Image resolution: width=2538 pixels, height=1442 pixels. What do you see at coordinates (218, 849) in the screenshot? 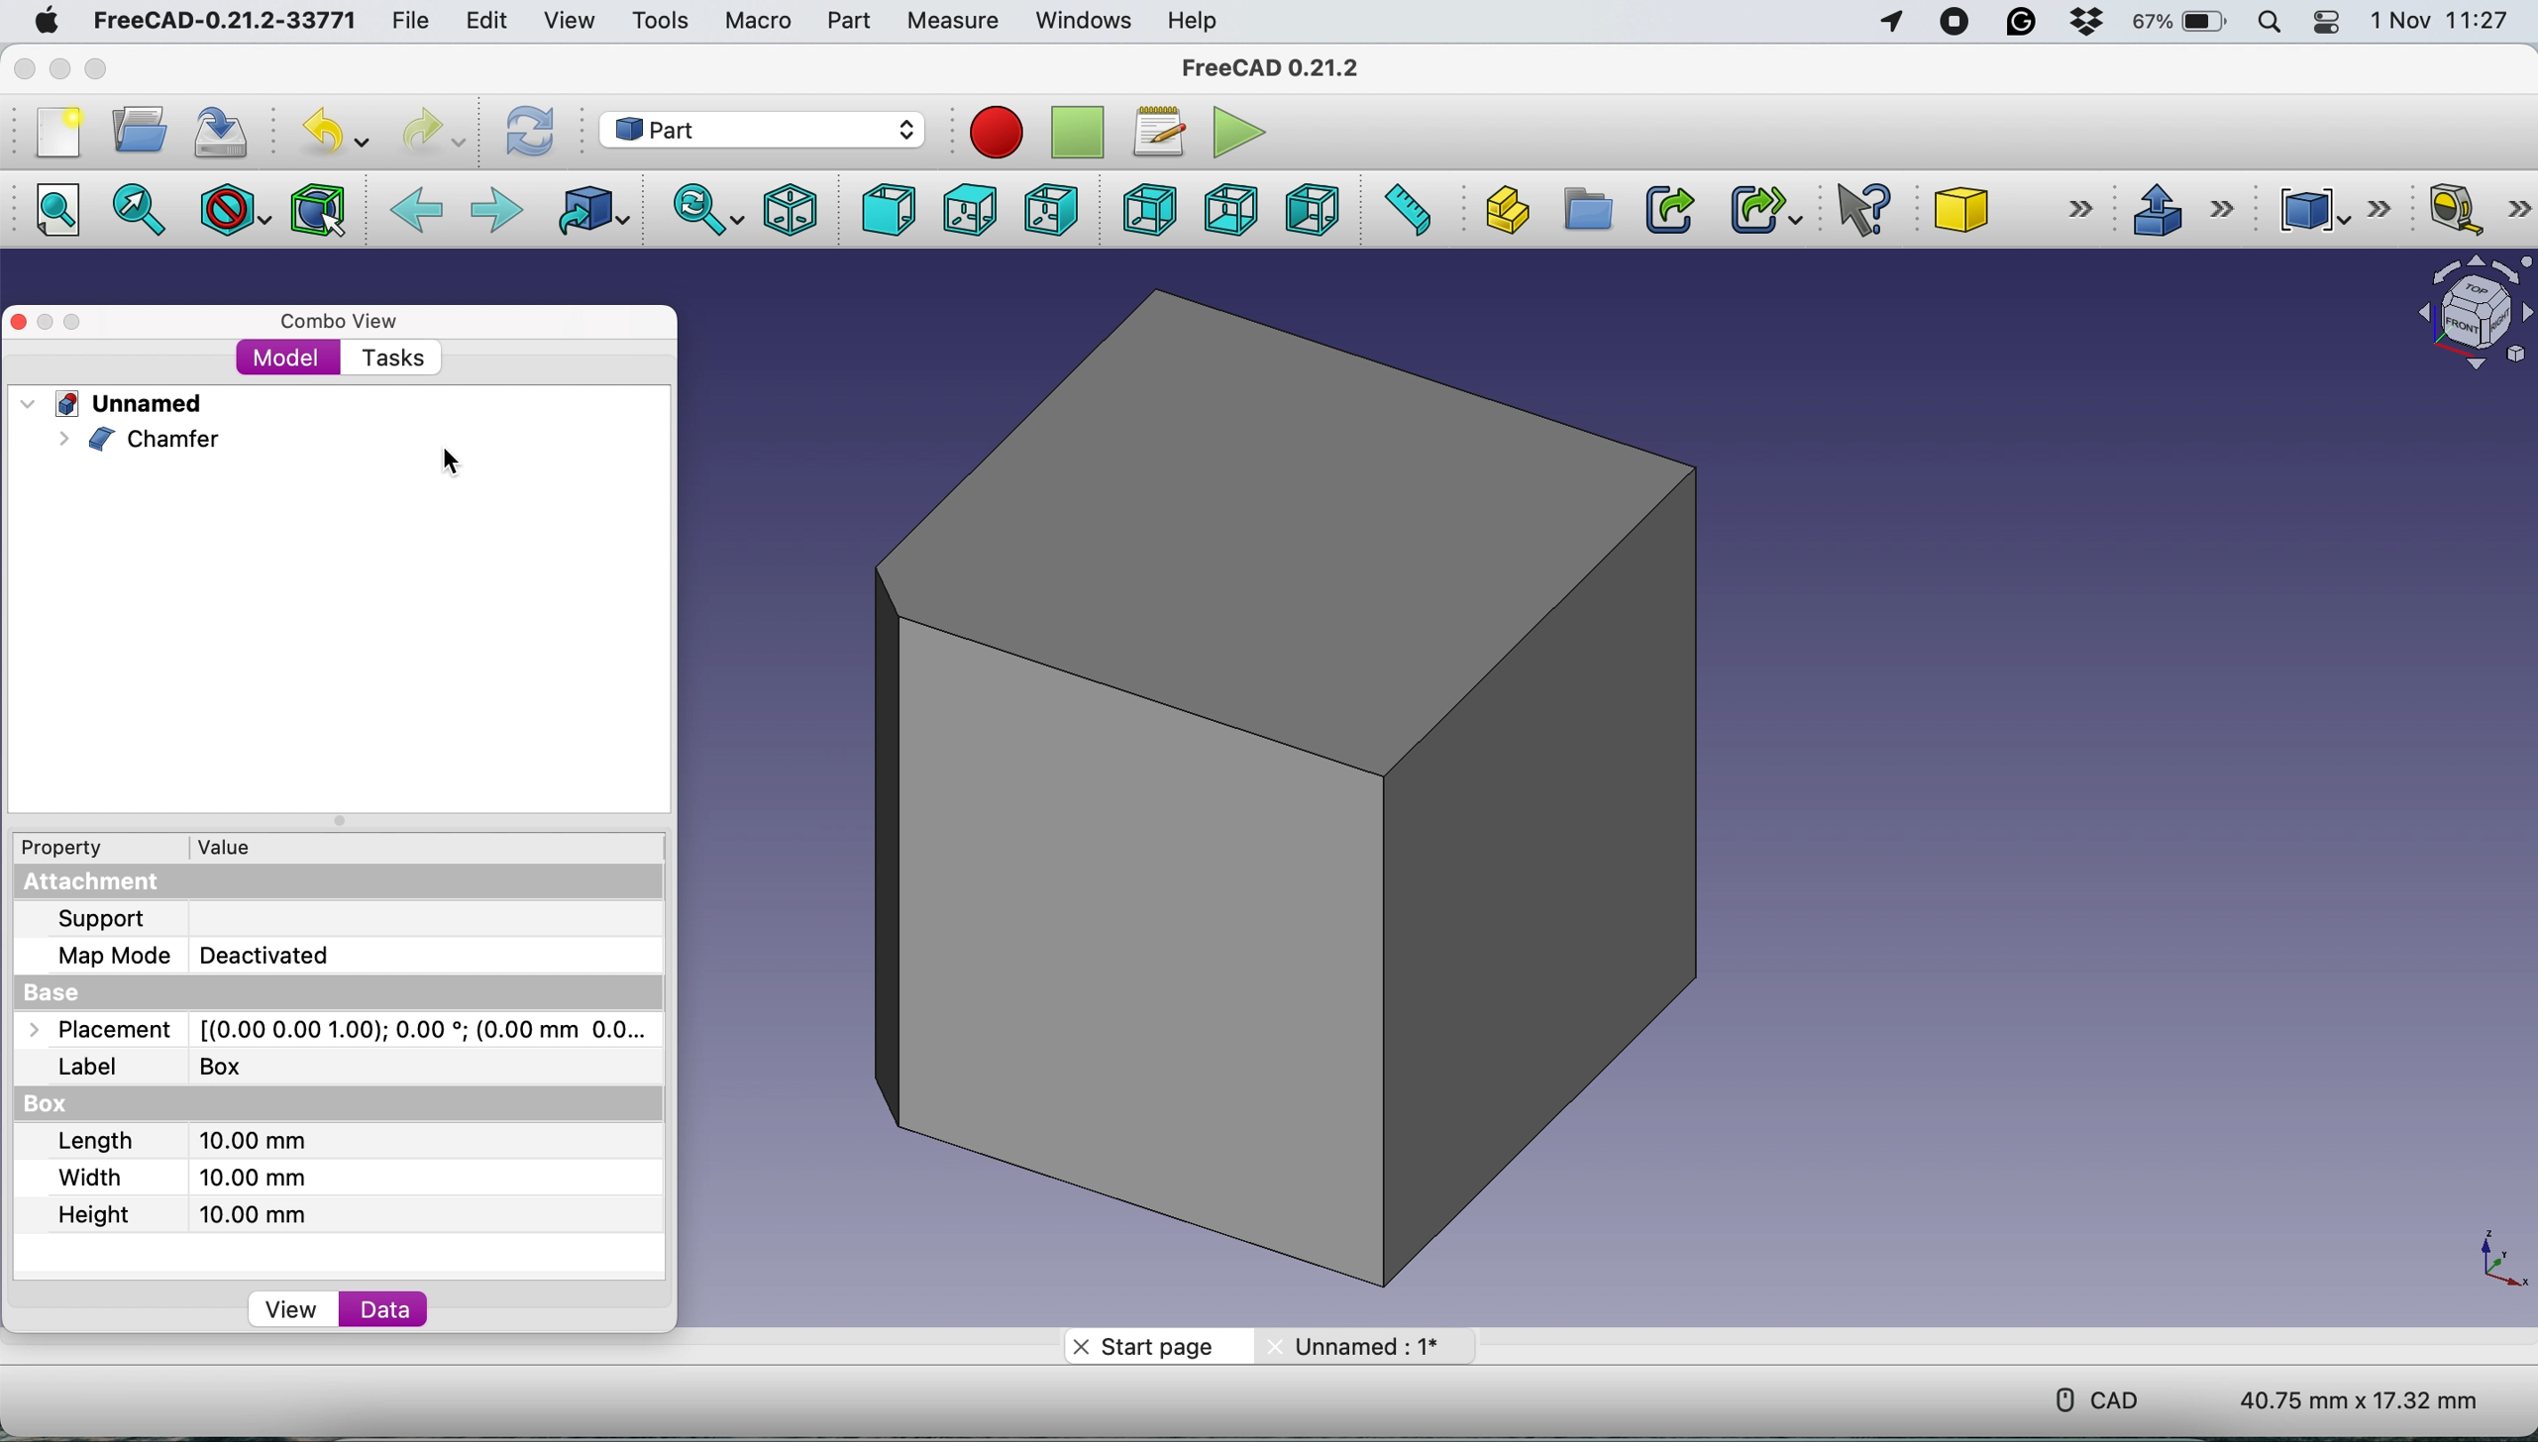
I see `value` at bounding box center [218, 849].